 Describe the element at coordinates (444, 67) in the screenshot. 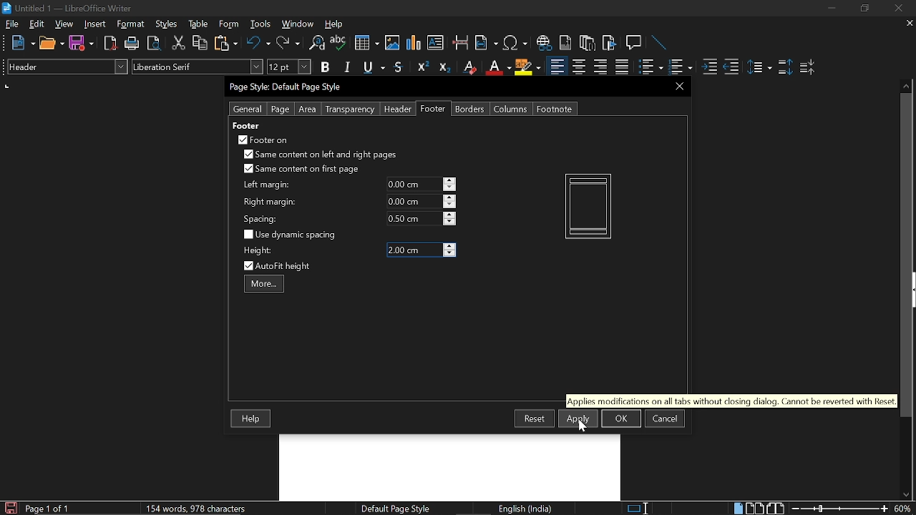

I see `Subscript` at that location.